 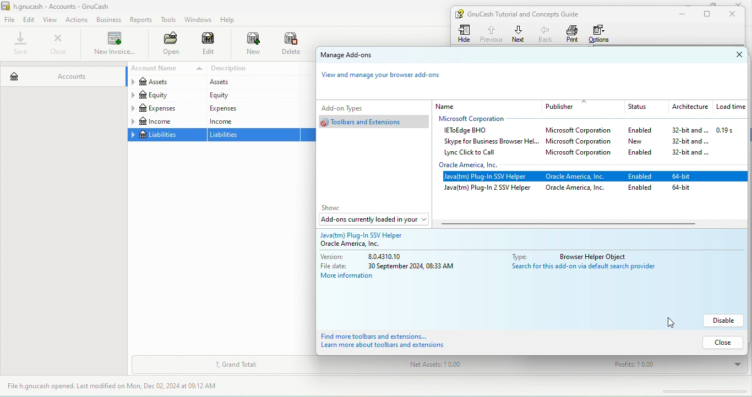 I want to click on 32 bit and, so click(x=686, y=130).